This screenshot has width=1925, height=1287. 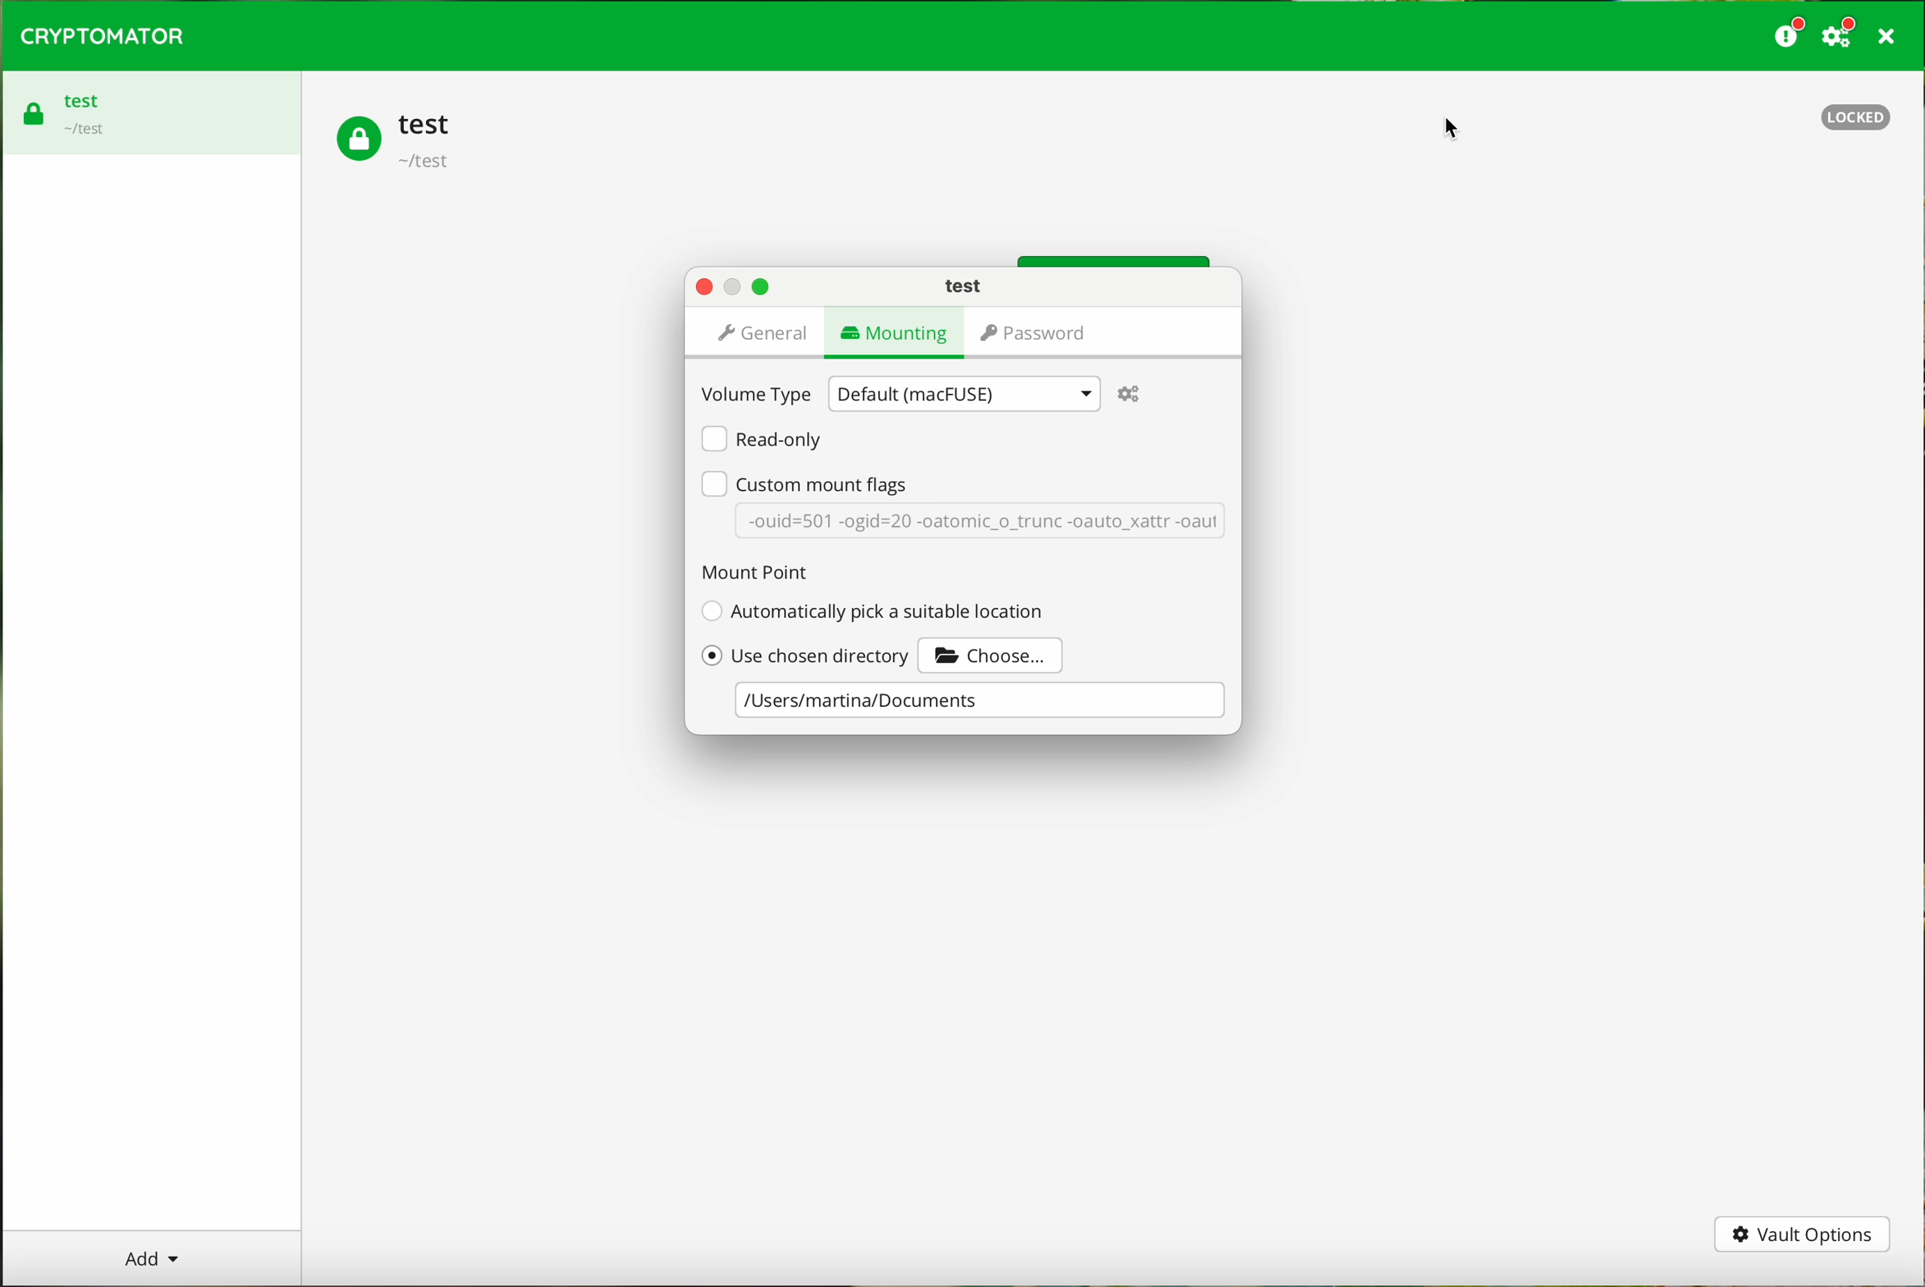 I want to click on settings, so click(x=1131, y=395).